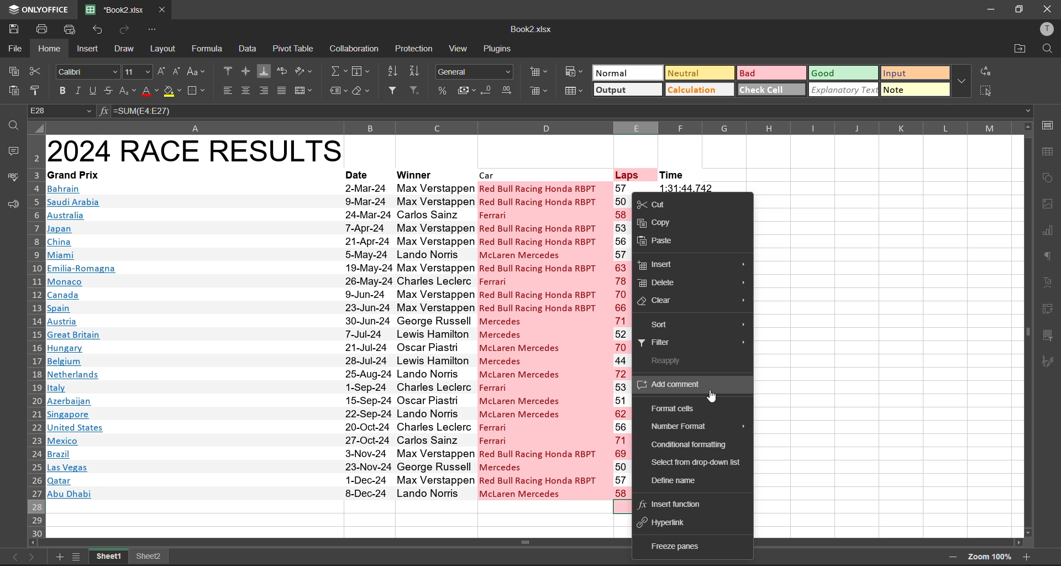 This screenshot has height=566, width=1061. Describe the element at coordinates (667, 522) in the screenshot. I see `hyperlink` at that location.